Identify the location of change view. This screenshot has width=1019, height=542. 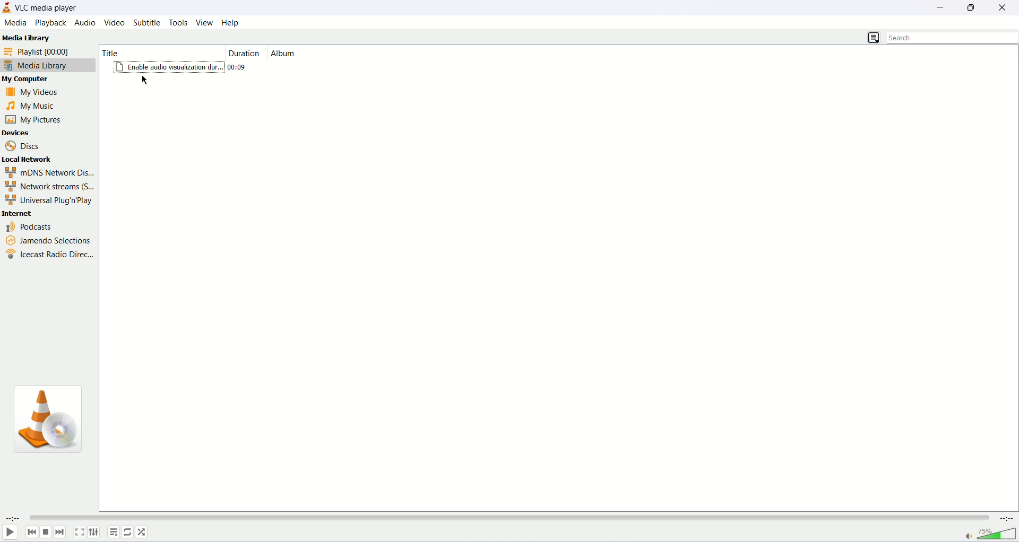
(873, 38).